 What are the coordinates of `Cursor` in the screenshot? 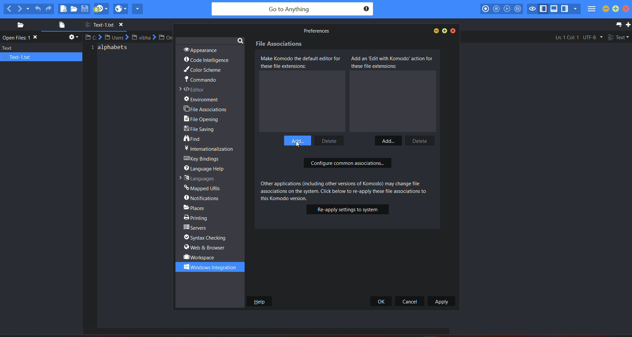 It's located at (299, 145).